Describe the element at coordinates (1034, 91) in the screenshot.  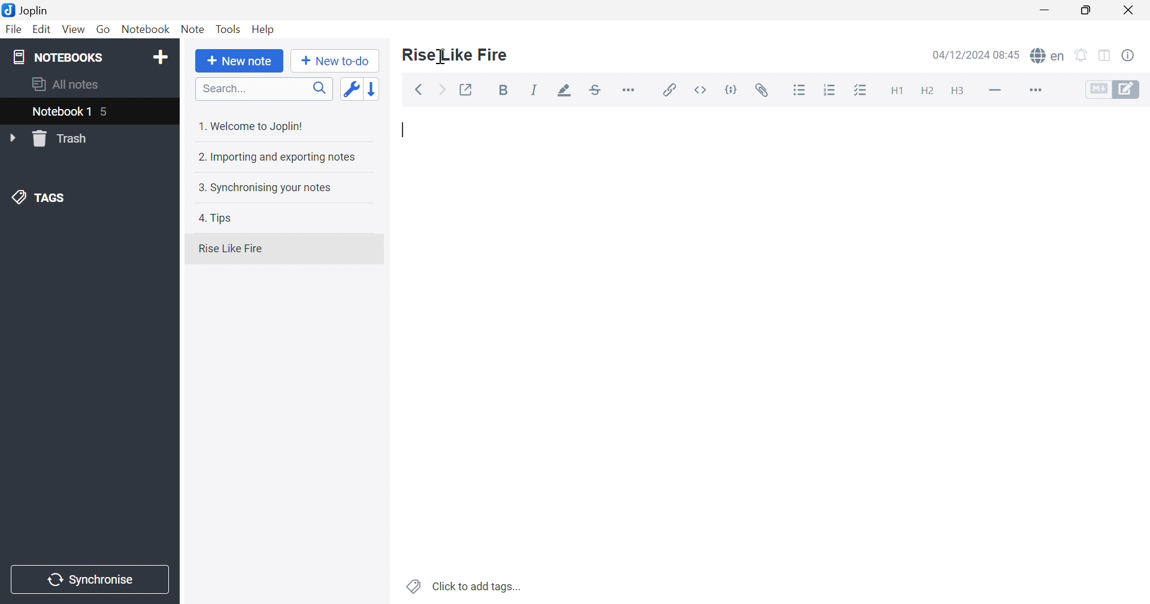
I see `More` at that location.